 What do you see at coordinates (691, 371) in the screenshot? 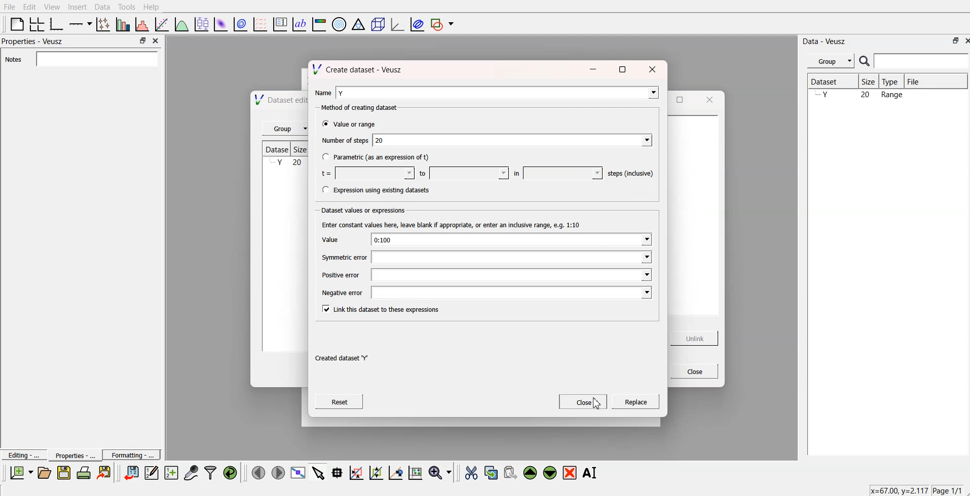
I see `Close` at bounding box center [691, 371].